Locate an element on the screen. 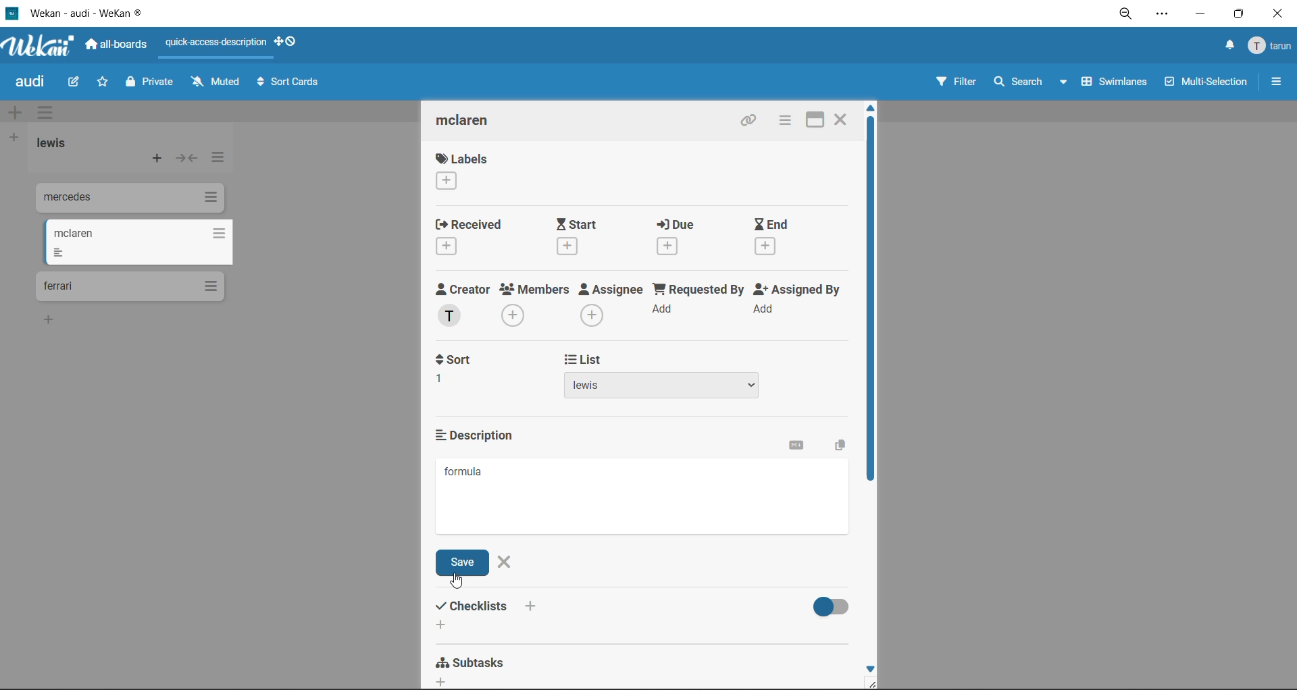  description is located at coordinates (482, 435).